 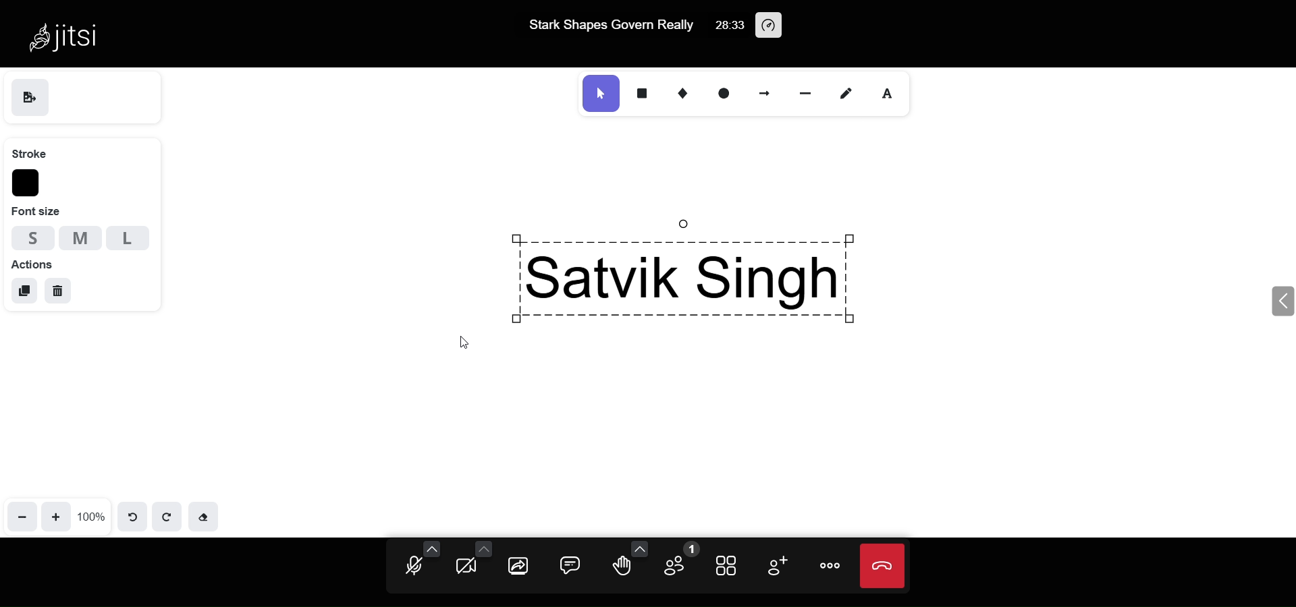 What do you see at coordinates (882, 565) in the screenshot?
I see `leave meeting` at bounding box center [882, 565].